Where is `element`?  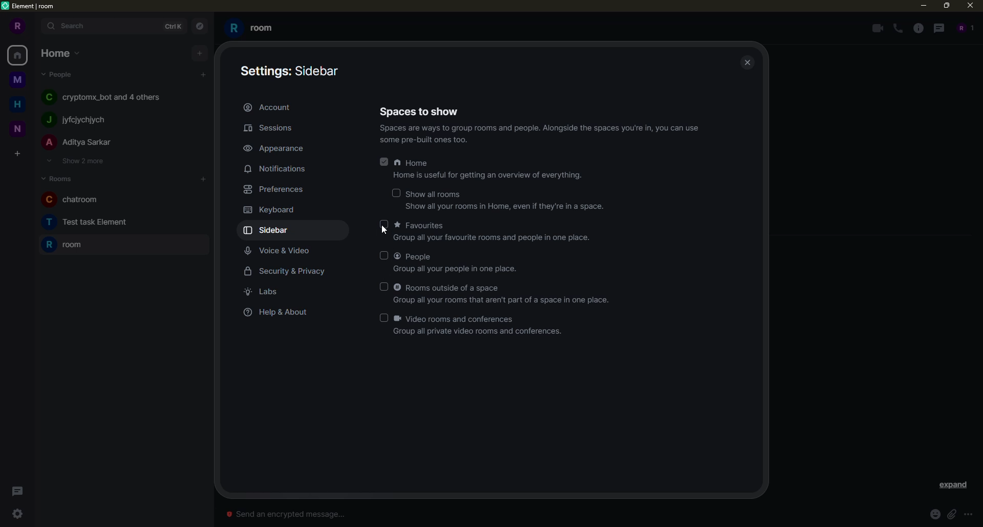 element is located at coordinates (29, 7).